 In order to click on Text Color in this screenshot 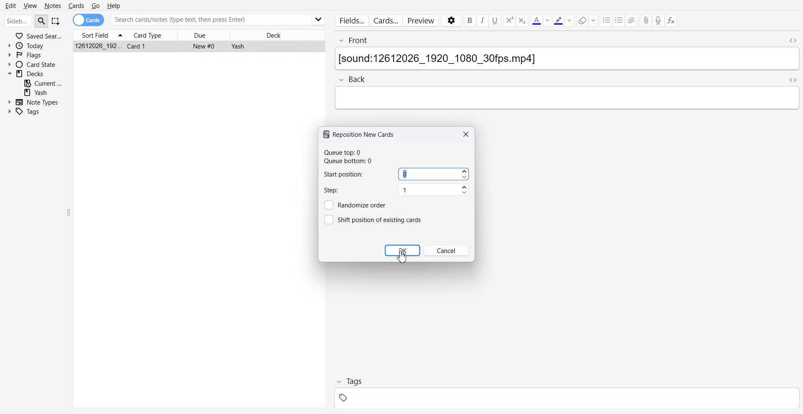, I will do `click(540, 20)`.